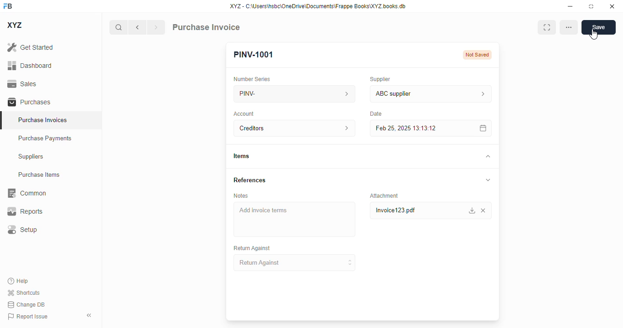 The image size is (623, 328). What do you see at coordinates (31, 47) in the screenshot?
I see `get started` at bounding box center [31, 47].